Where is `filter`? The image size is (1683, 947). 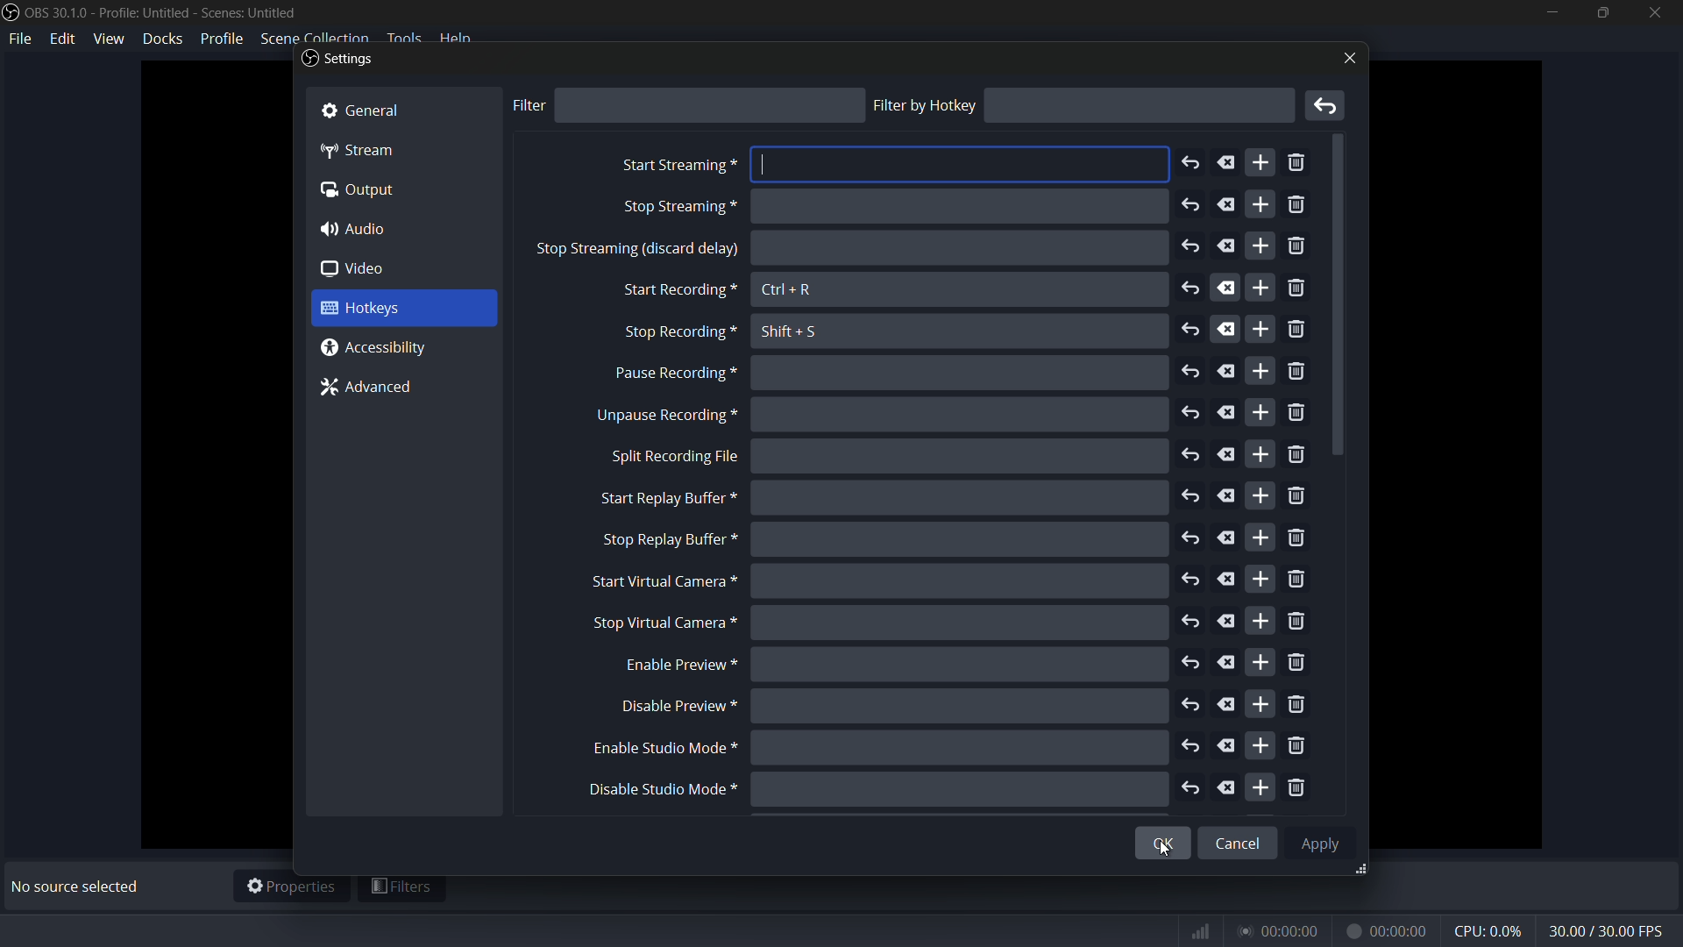 filter is located at coordinates (528, 105).